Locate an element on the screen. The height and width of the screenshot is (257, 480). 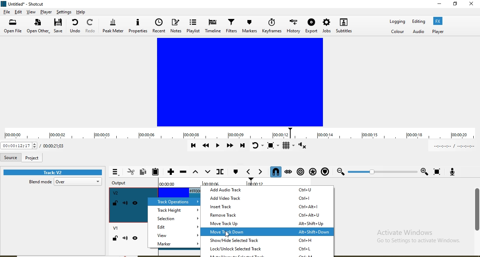
save is located at coordinates (60, 27).